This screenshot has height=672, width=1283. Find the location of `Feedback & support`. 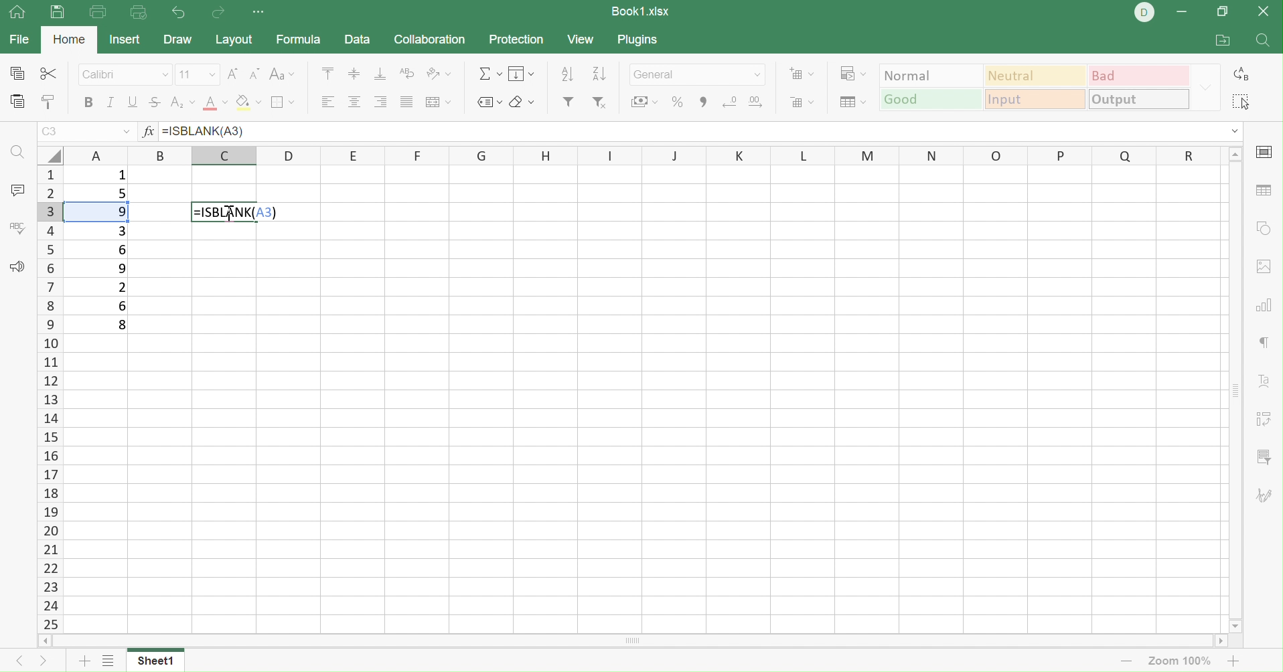

Feedback & support is located at coordinates (17, 266).